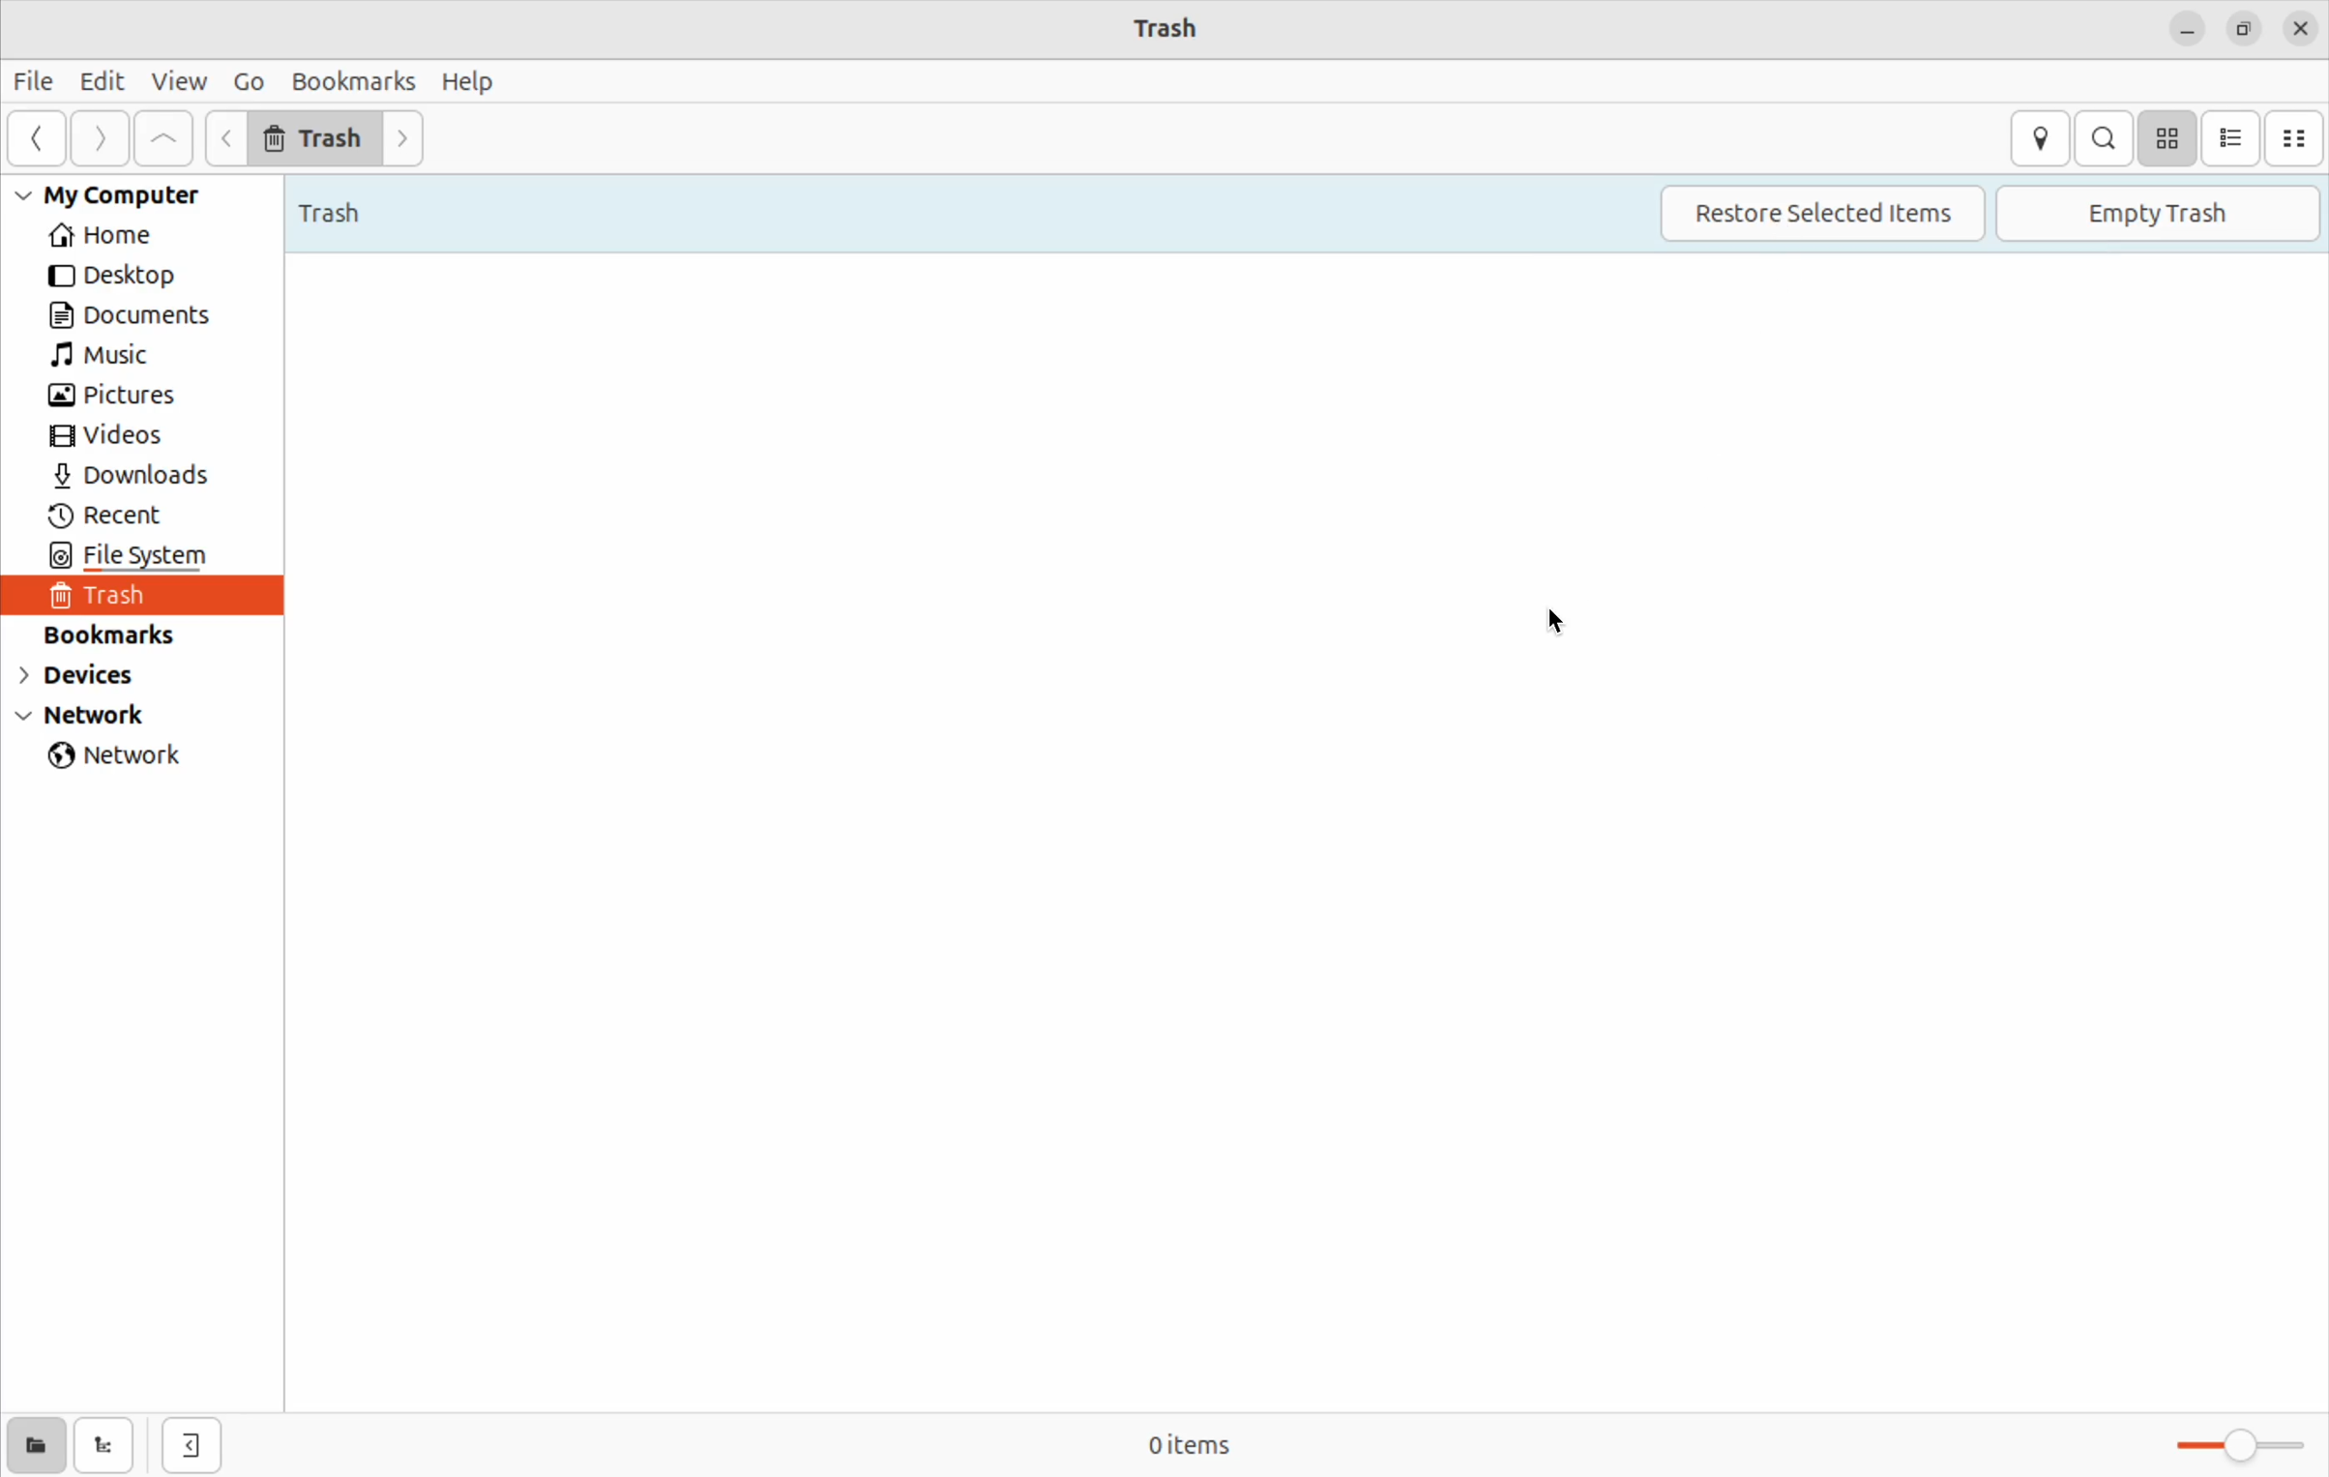 The height and width of the screenshot is (1477, 2329). Describe the element at coordinates (410, 141) in the screenshot. I see `go next` at that location.